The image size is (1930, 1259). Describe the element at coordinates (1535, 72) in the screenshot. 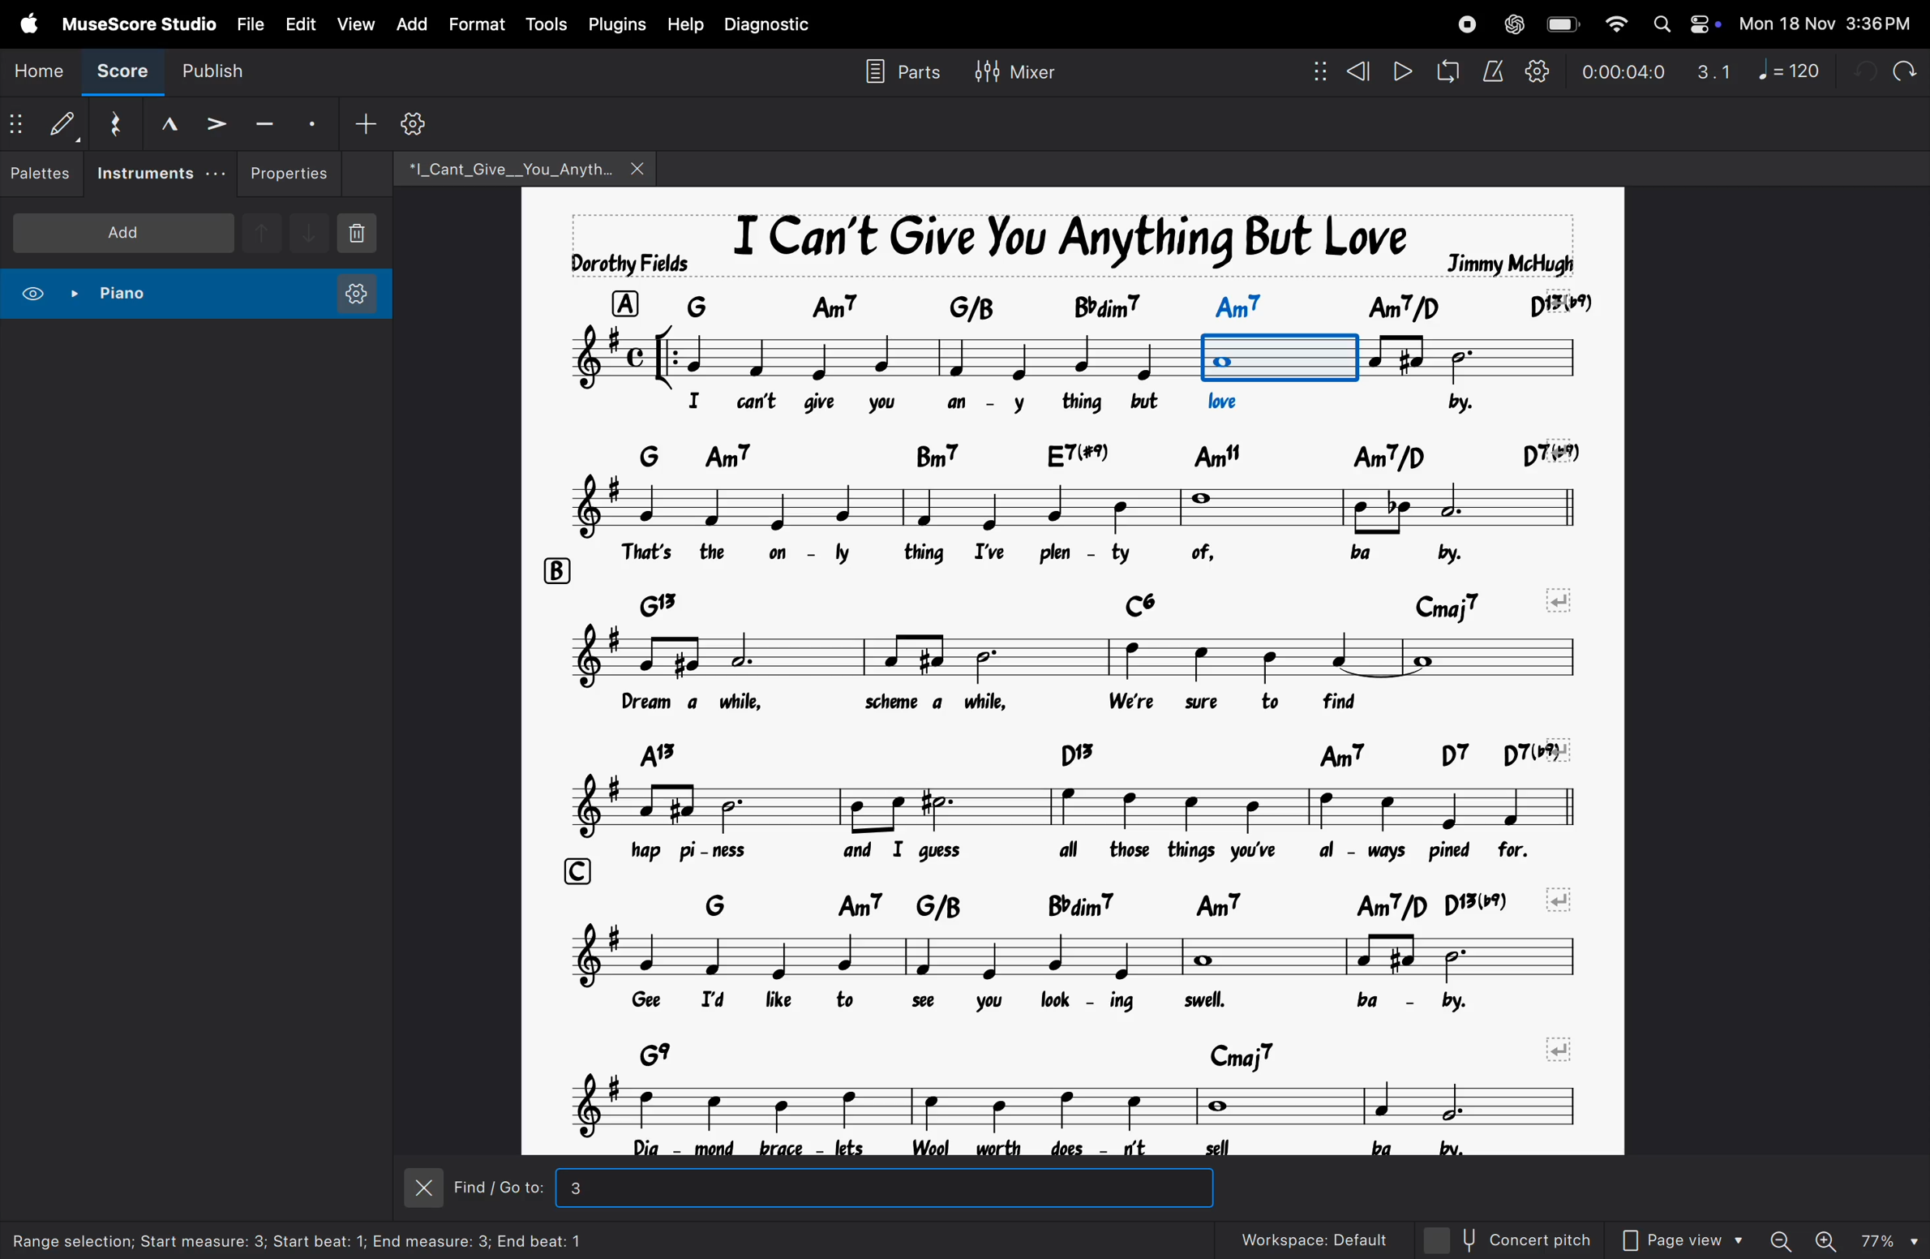

I see `playback settings` at that location.